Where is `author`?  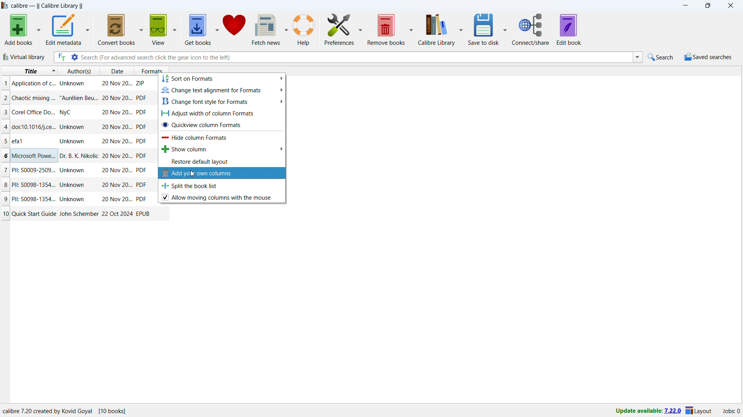 author is located at coordinates (73, 199).